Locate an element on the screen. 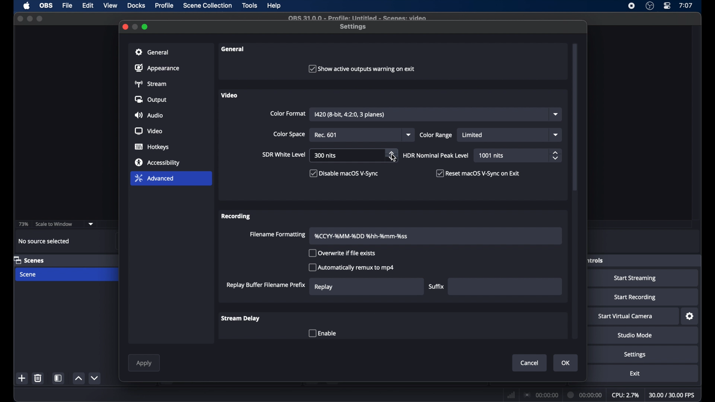 Image resolution: width=715 pixels, height=402 pixels. apply is located at coordinates (144, 363).